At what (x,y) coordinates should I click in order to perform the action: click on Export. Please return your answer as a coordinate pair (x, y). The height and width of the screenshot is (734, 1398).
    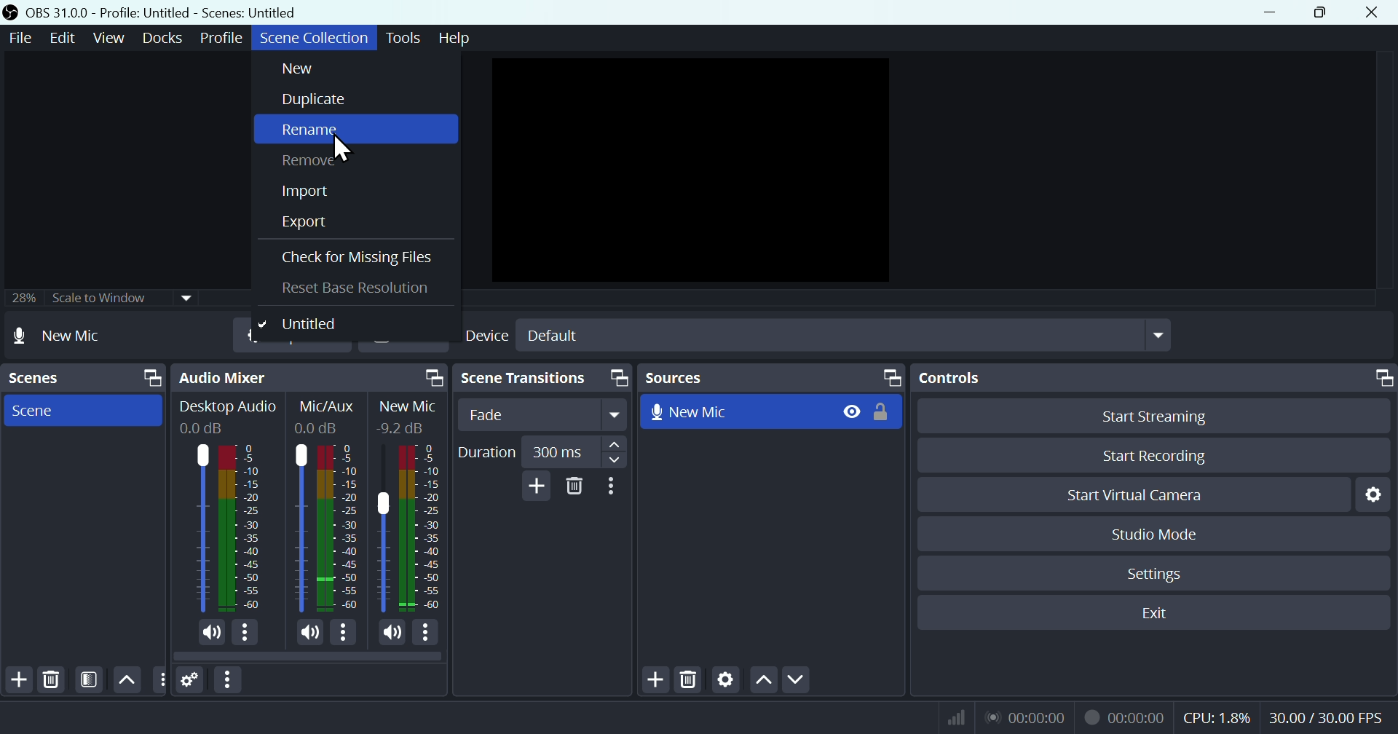
    Looking at the image, I should click on (304, 224).